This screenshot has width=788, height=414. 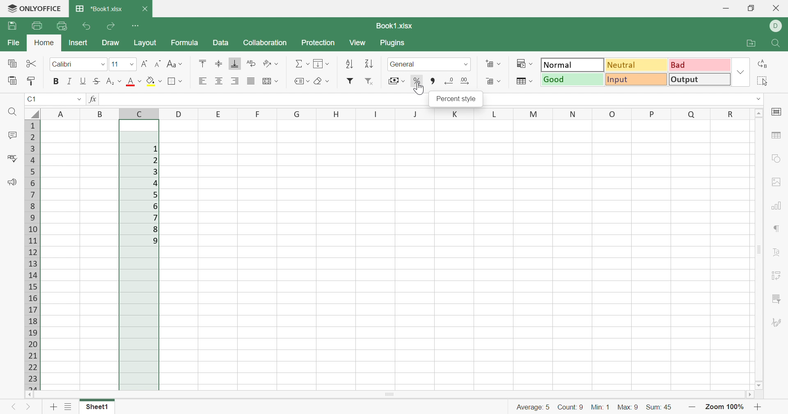 What do you see at coordinates (217, 114) in the screenshot?
I see `E` at bounding box center [217, 114].